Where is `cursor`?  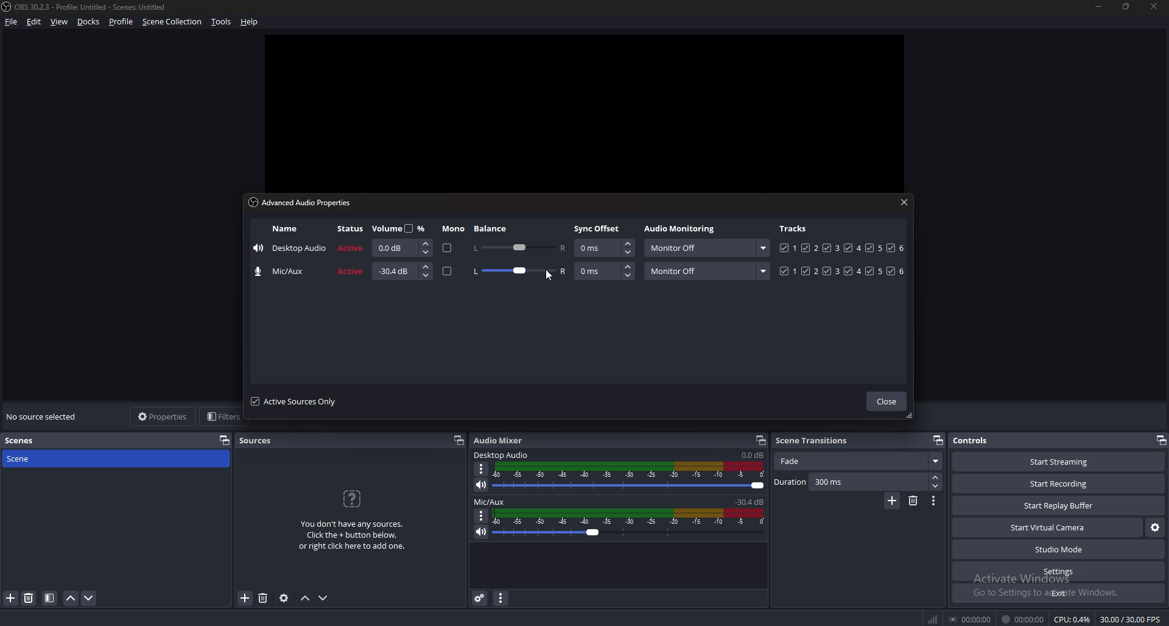
cursor is located at coordinates (550, 276).